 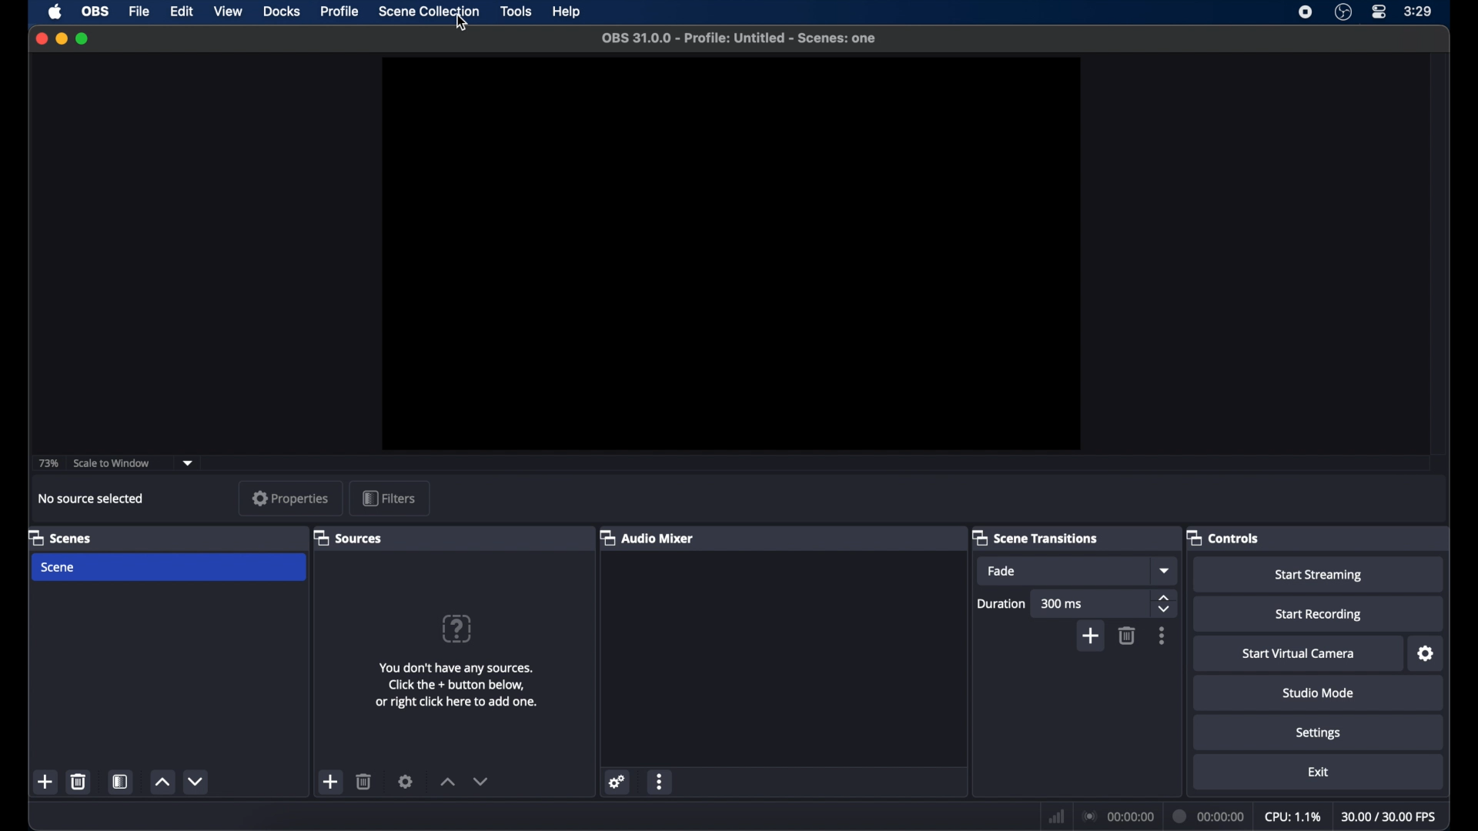 I want to click on start streaming, so click(x=1318, y=576).